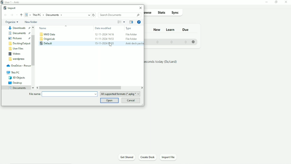 This screenshot has width=291, height=164. What do you see at coordinates (19, 28) in the screenshot?
I see `Document` at bounding box center [19, 28].